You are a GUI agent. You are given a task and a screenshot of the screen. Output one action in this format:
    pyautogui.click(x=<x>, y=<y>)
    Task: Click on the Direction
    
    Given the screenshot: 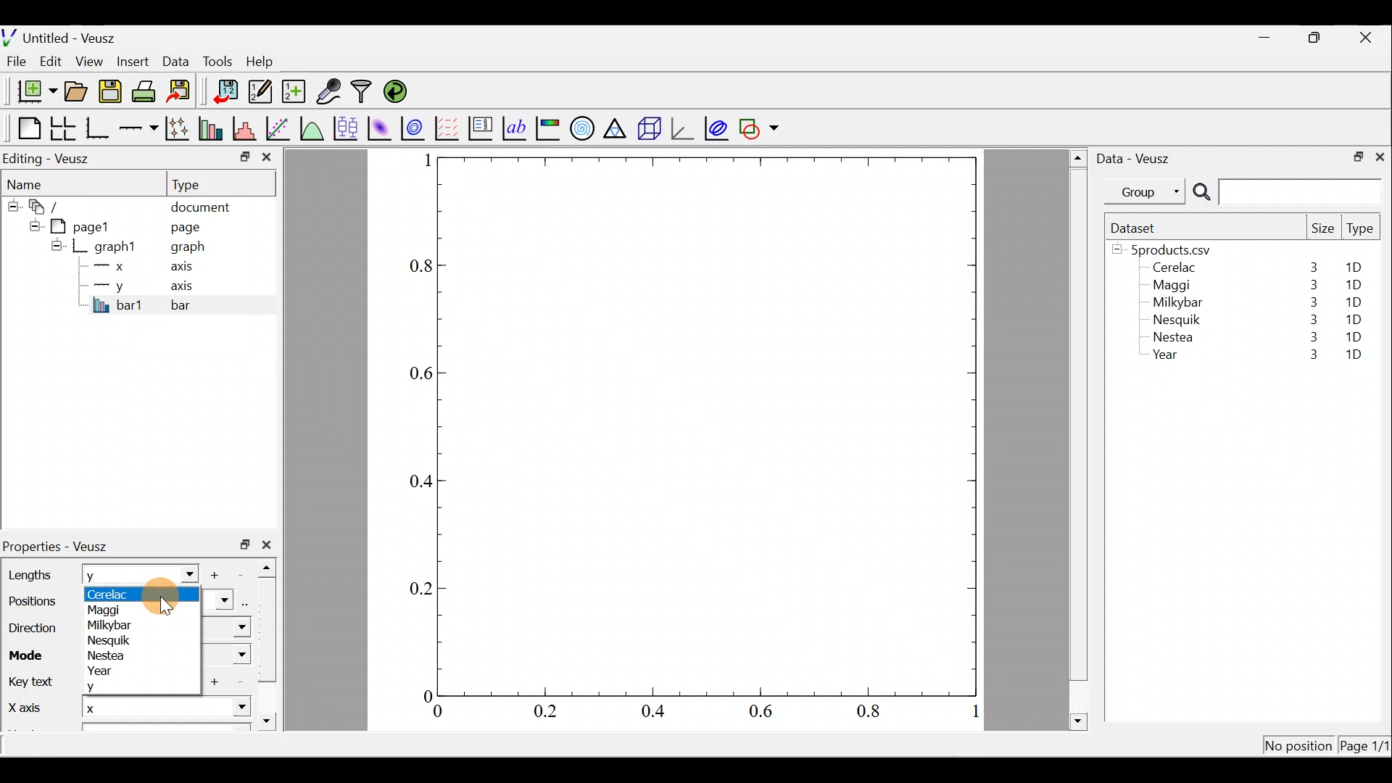 What is the action you would take?
    pyautogui.click(x=36, y=630)
    